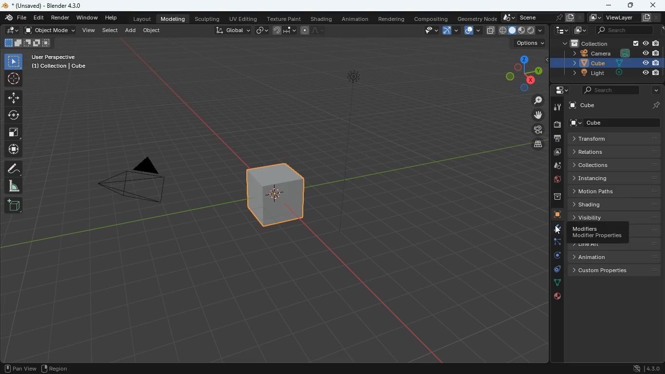 The height and width of the screenshot is (374, 665). Describe the element at coordinates (284, 19) in the screenshot. I see `texture paint` at that location.